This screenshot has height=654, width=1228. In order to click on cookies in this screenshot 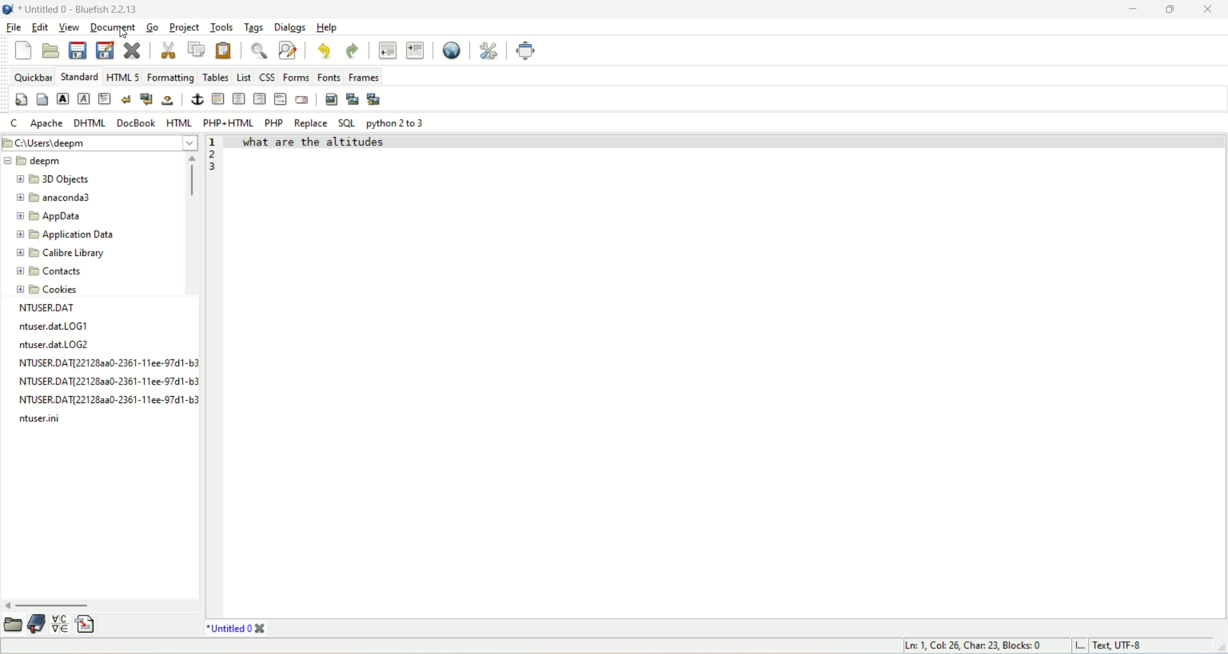, I will do `click(49, 289)`.